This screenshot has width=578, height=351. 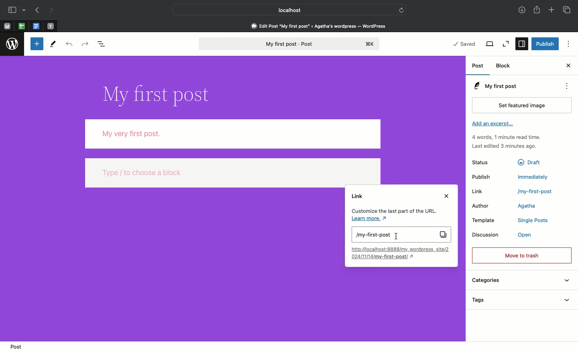 What do you see at coordinates (18, 345) in the screenshot?
I see `Post` at bounding box center [18, 345].